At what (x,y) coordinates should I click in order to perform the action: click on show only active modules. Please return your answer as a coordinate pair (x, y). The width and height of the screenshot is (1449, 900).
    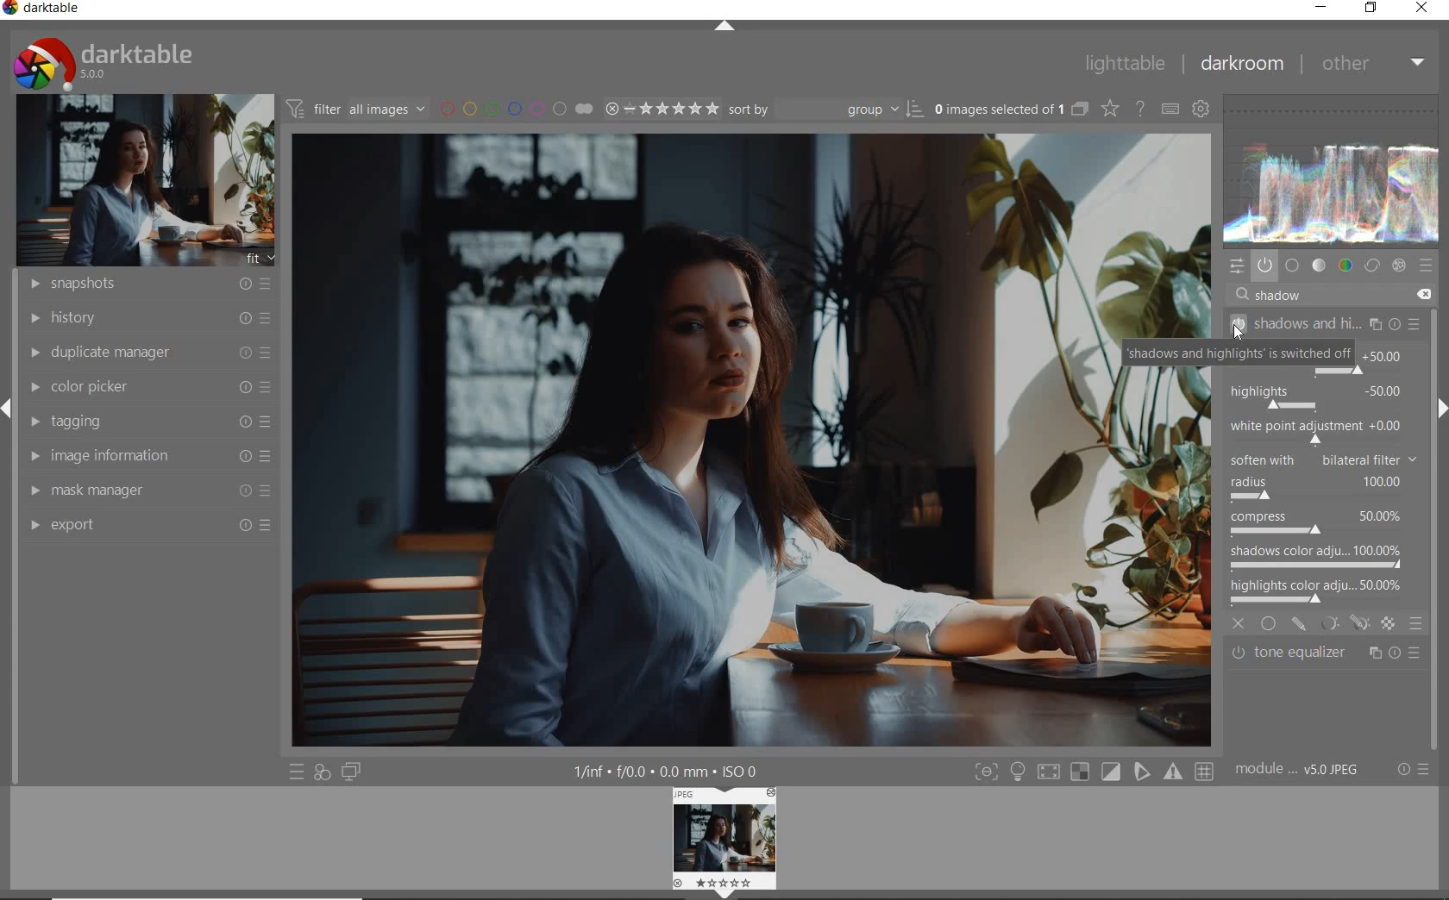
    Looking at the image, I should click on (1265, 265).